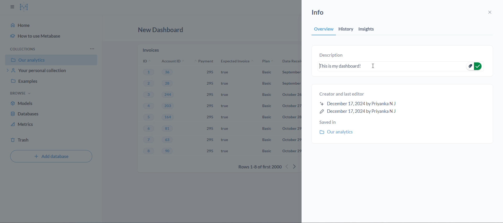 The image size is (503, 223). I want to click on created and last editor information, so click(364, 103).